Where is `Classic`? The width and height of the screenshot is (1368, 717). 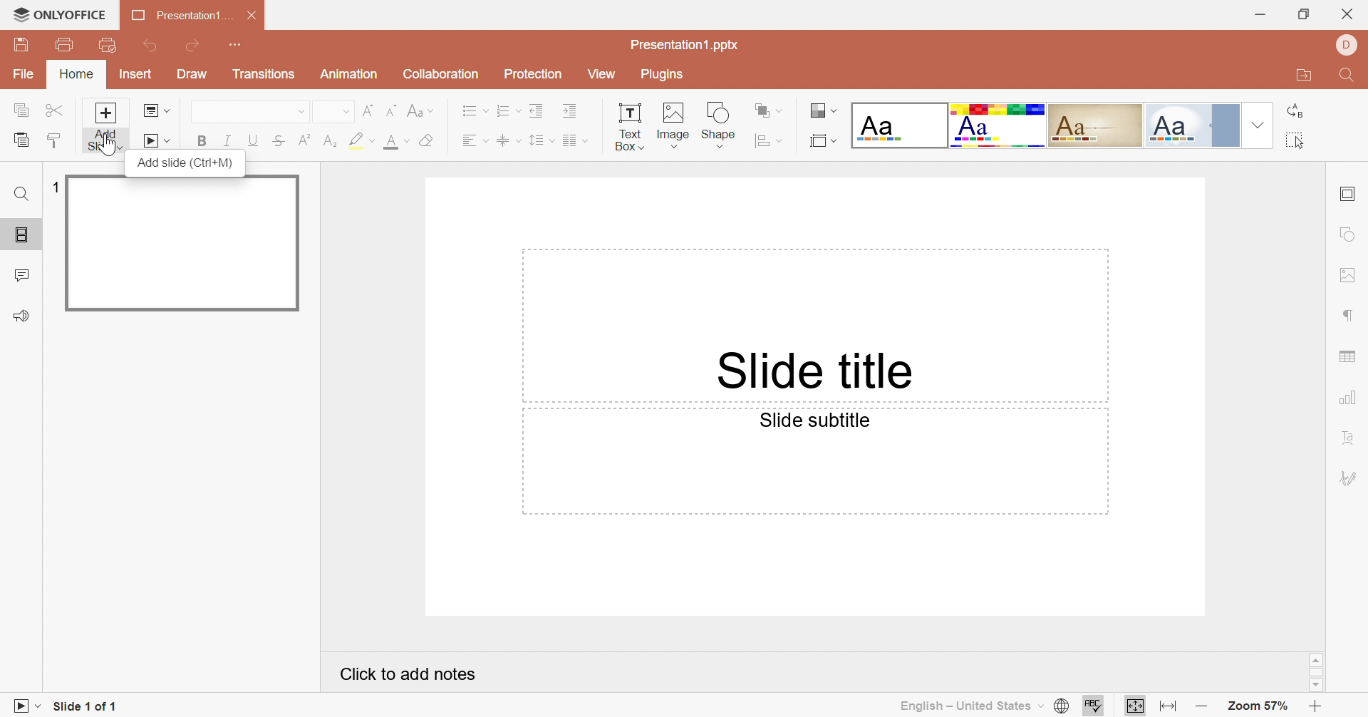
Classic is located at coordinates (1095, 125).